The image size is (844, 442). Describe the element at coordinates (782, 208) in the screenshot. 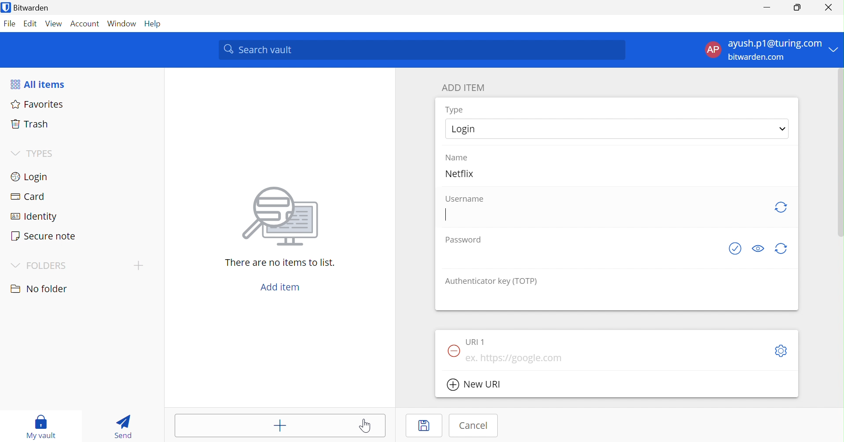

I see `Refresh` at that location.